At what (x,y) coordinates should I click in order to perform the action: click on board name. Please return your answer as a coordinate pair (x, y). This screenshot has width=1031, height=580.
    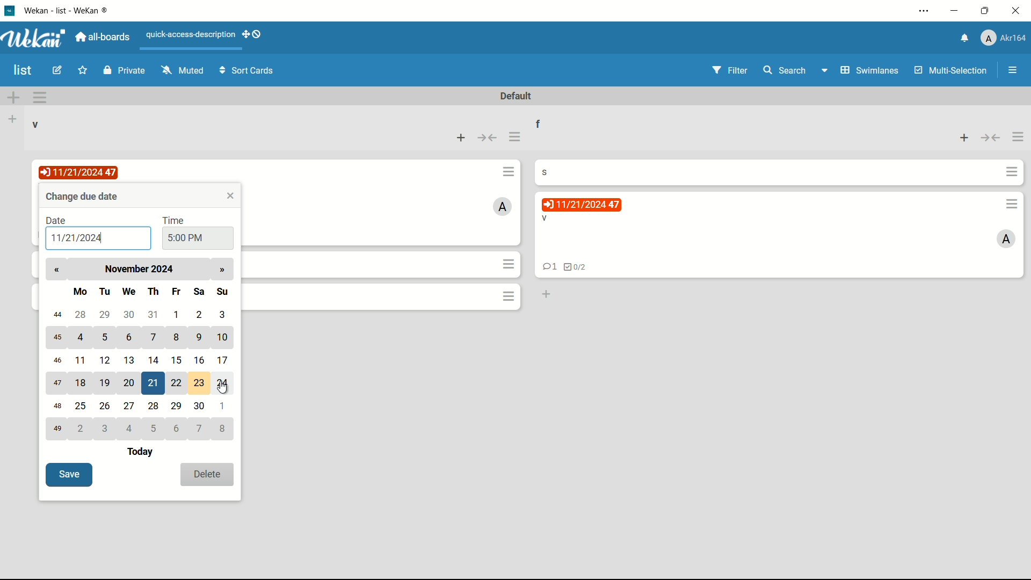
    Looking at the image, I should click on (24, 70).